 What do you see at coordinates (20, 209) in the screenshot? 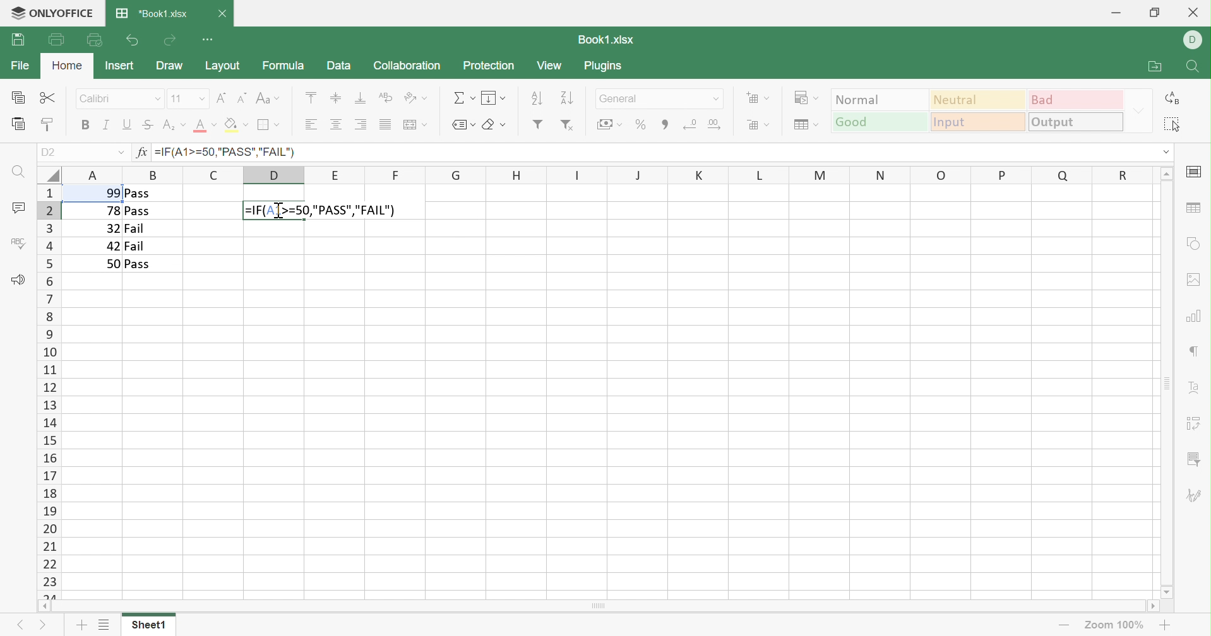
I see `Comments` at bounding box center [20, 209].